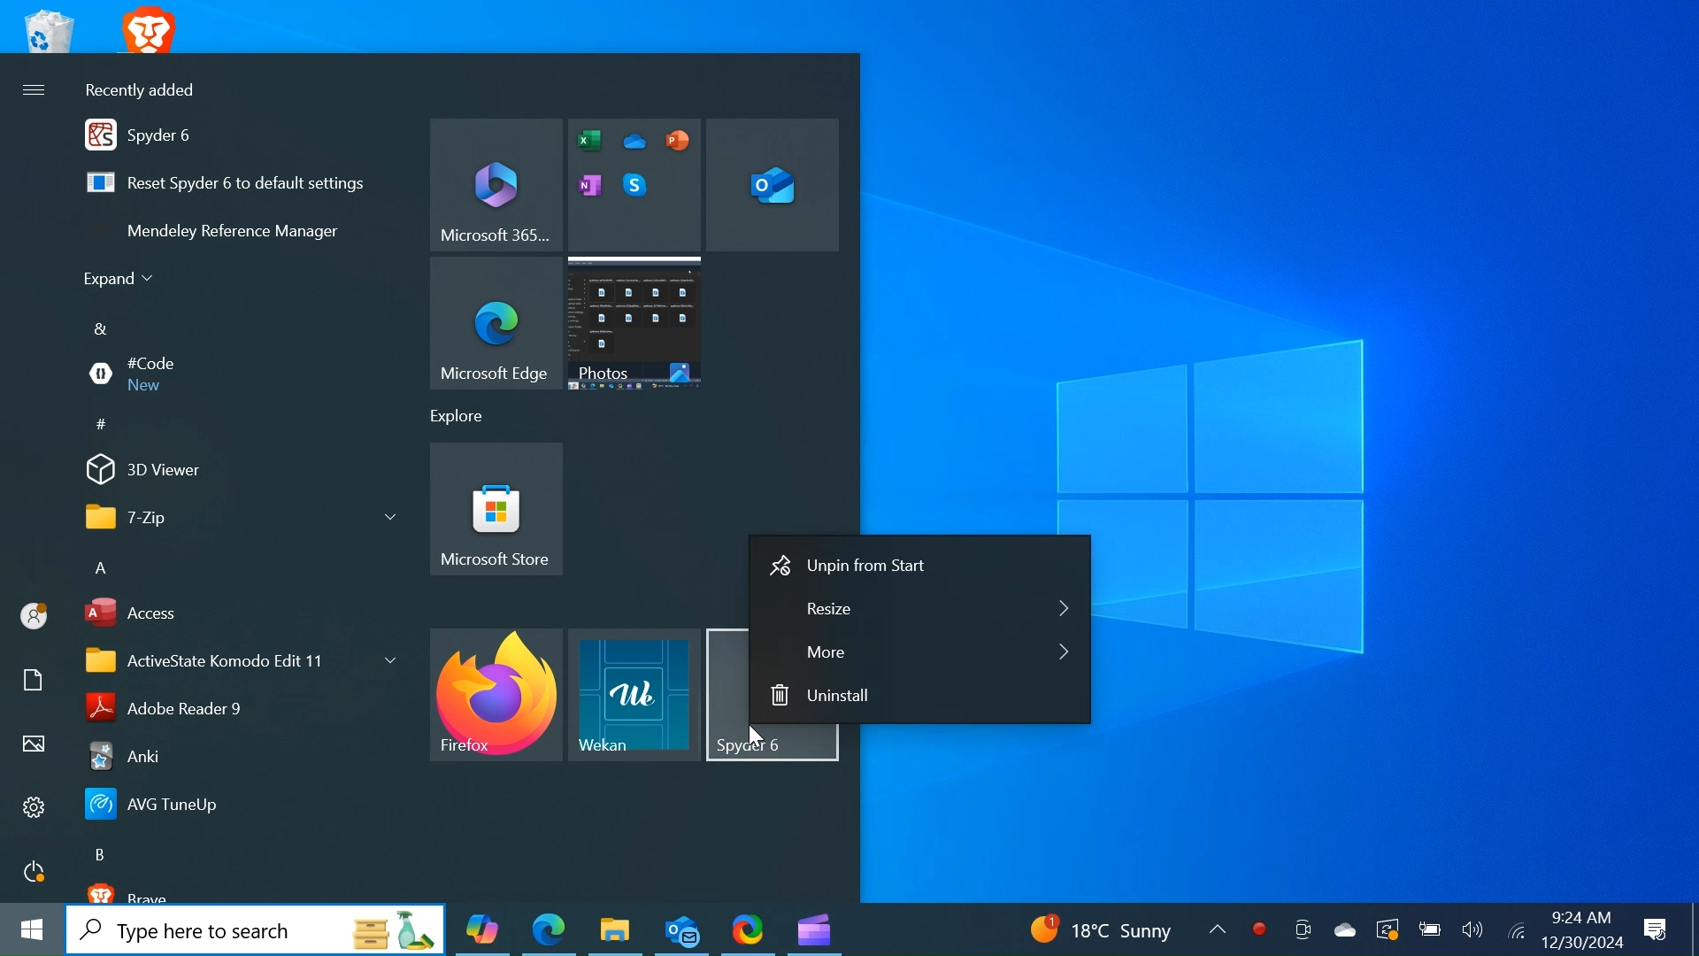 The image size is (1699, 956). Describe the element at coordinates (1346, 927) in the screenshot. I see `OneDrive` at that location.